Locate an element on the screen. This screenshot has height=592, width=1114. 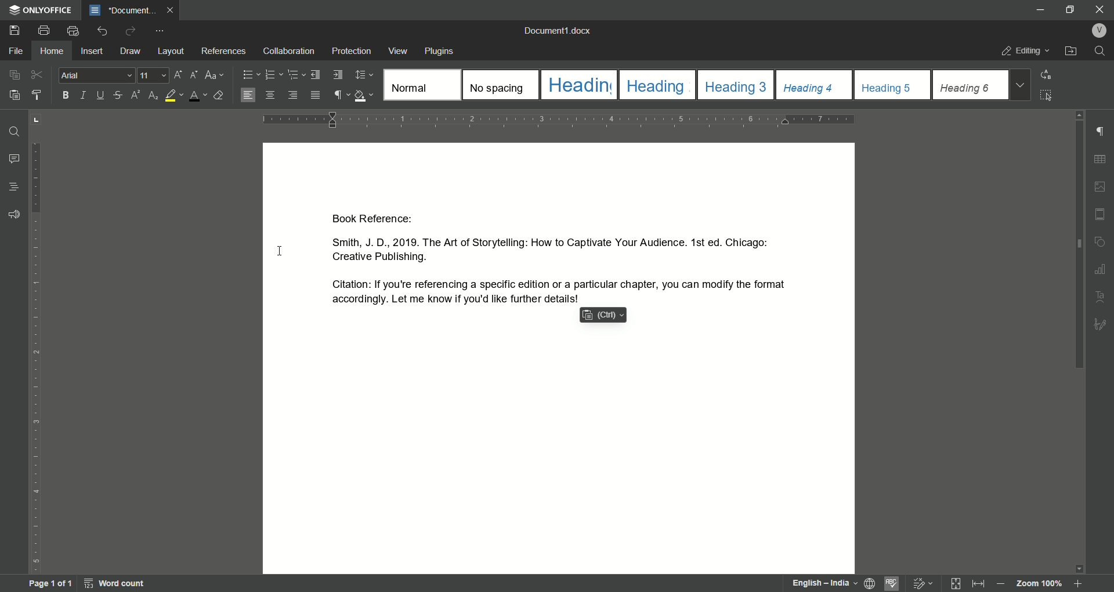
comment is located at coordinates (15, 160).